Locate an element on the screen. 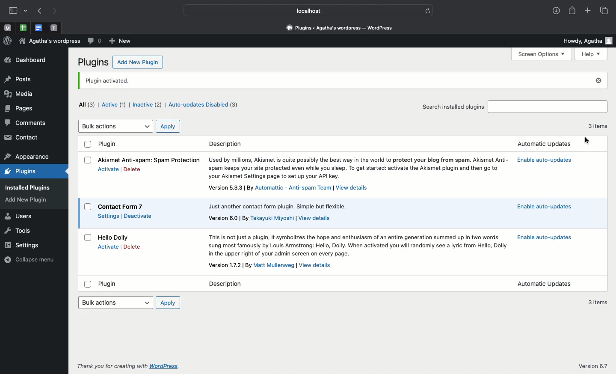 The image size is (616, 374). search bar is located at coordinates (548, 107).